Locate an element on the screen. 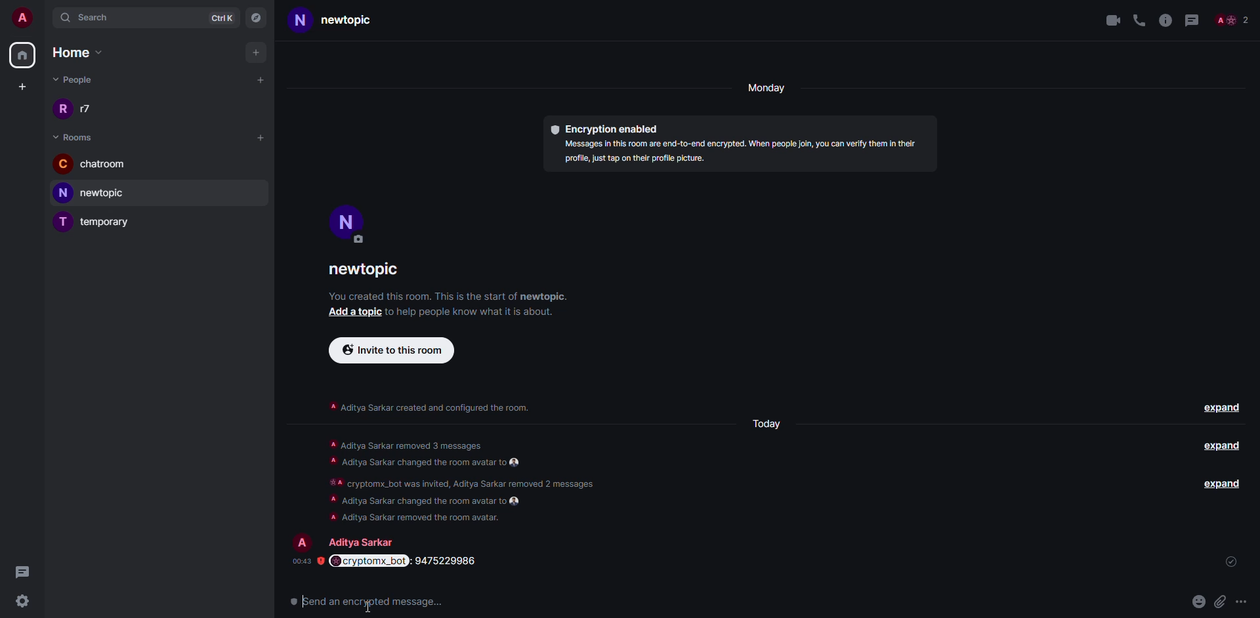  threads is located at coordinates (1191, 18).